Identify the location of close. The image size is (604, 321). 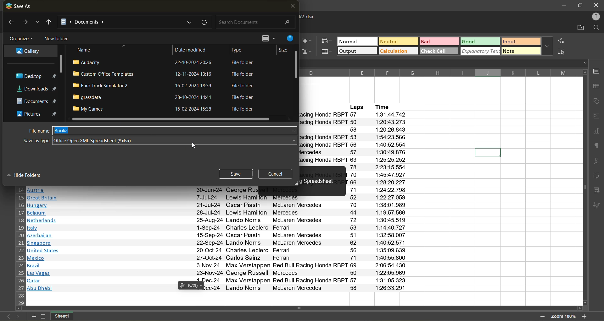
(596, 5).